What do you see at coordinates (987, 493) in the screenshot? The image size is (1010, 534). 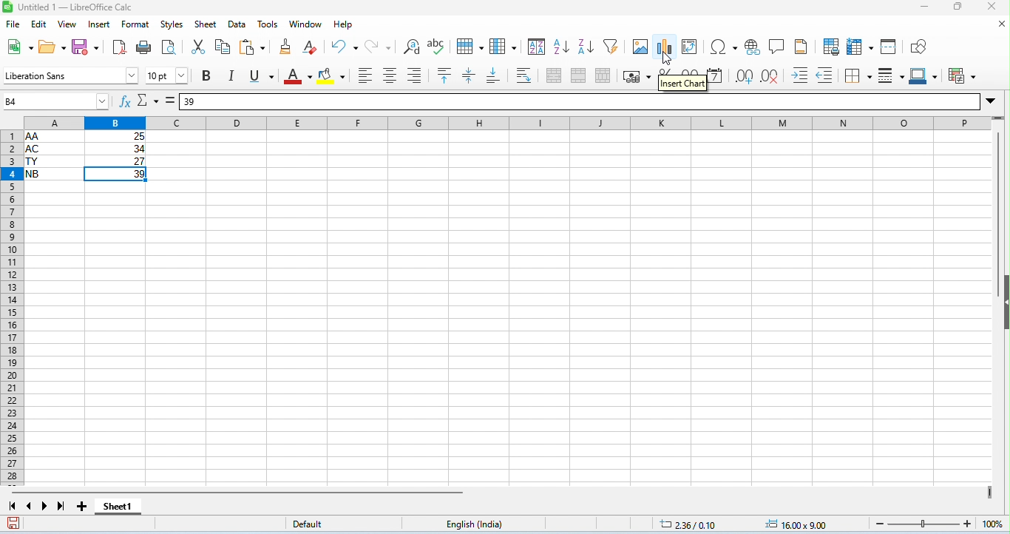 I see `drag to view more columns` at bounding box center [987, 493].